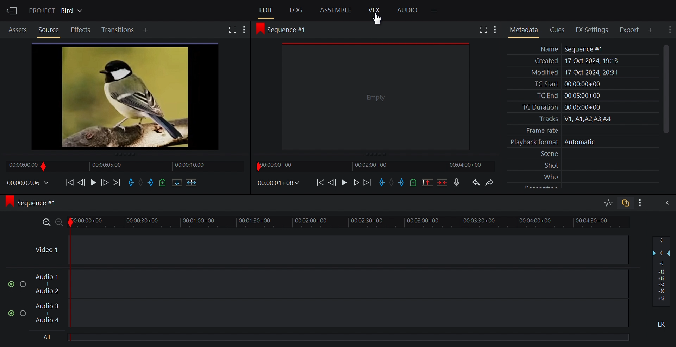 The width and height of the screenshot is (676, 347). Describe the element at coordinates (559, 29) in the screenshot. I see `Cues` at that location.